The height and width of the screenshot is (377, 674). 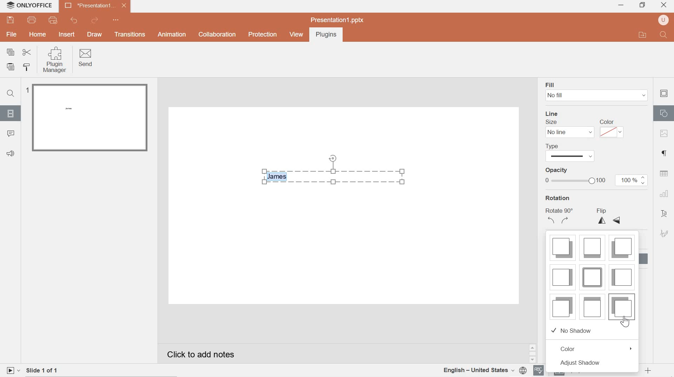 I want to click on hOME, so click(x=38, y=35).